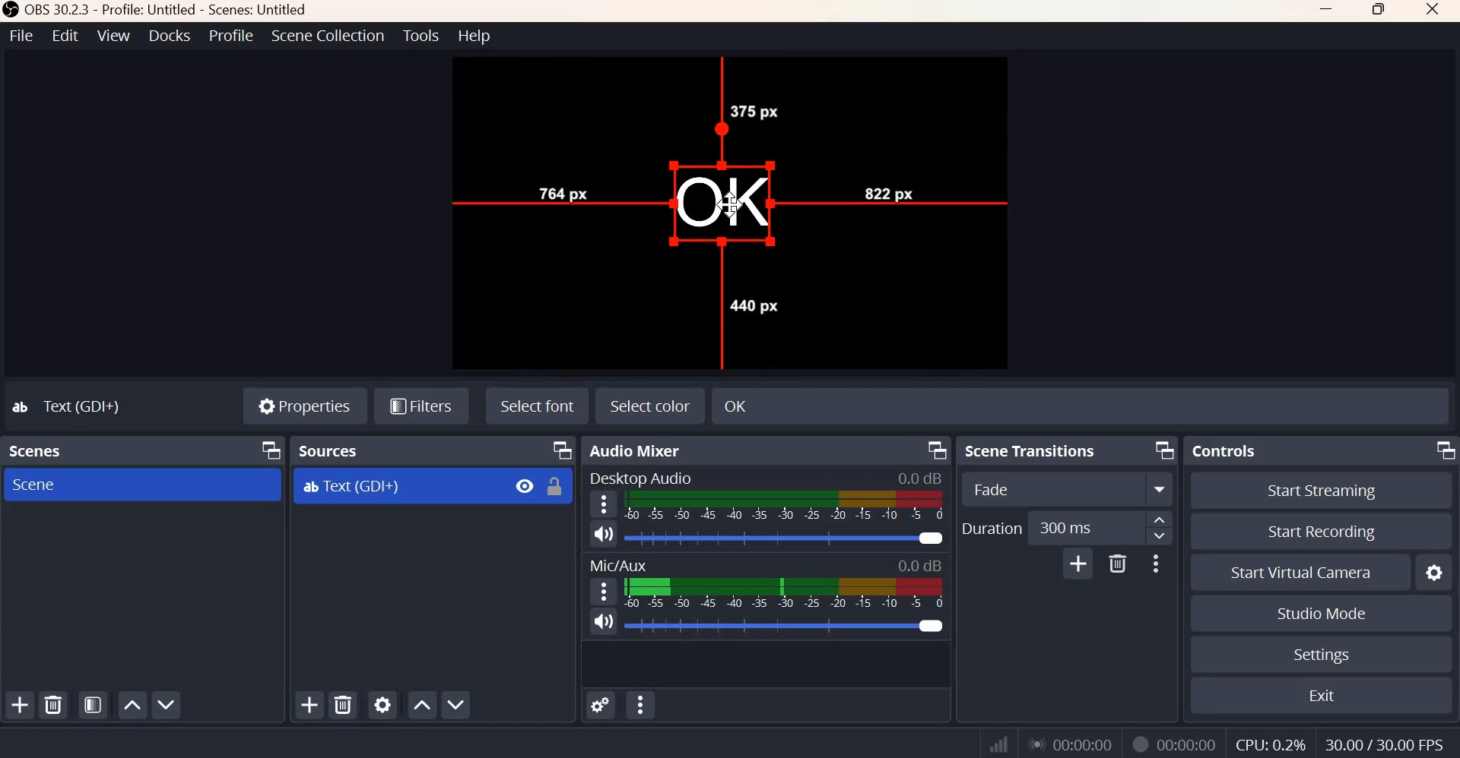 The image size is (1460, 758). I want to click on Exit, so click(1323, 694).